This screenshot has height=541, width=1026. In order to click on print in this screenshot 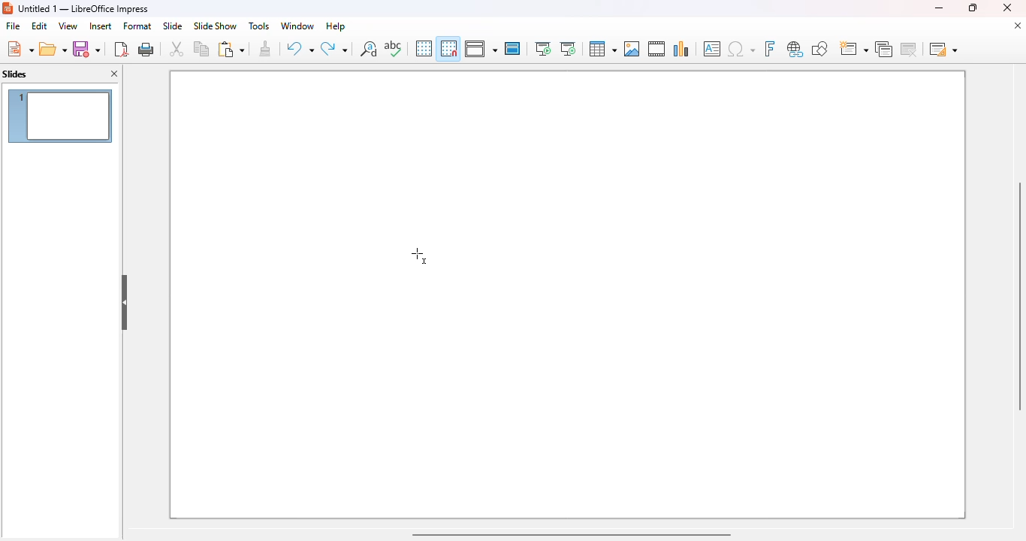, I will do `click(147, 49)`.